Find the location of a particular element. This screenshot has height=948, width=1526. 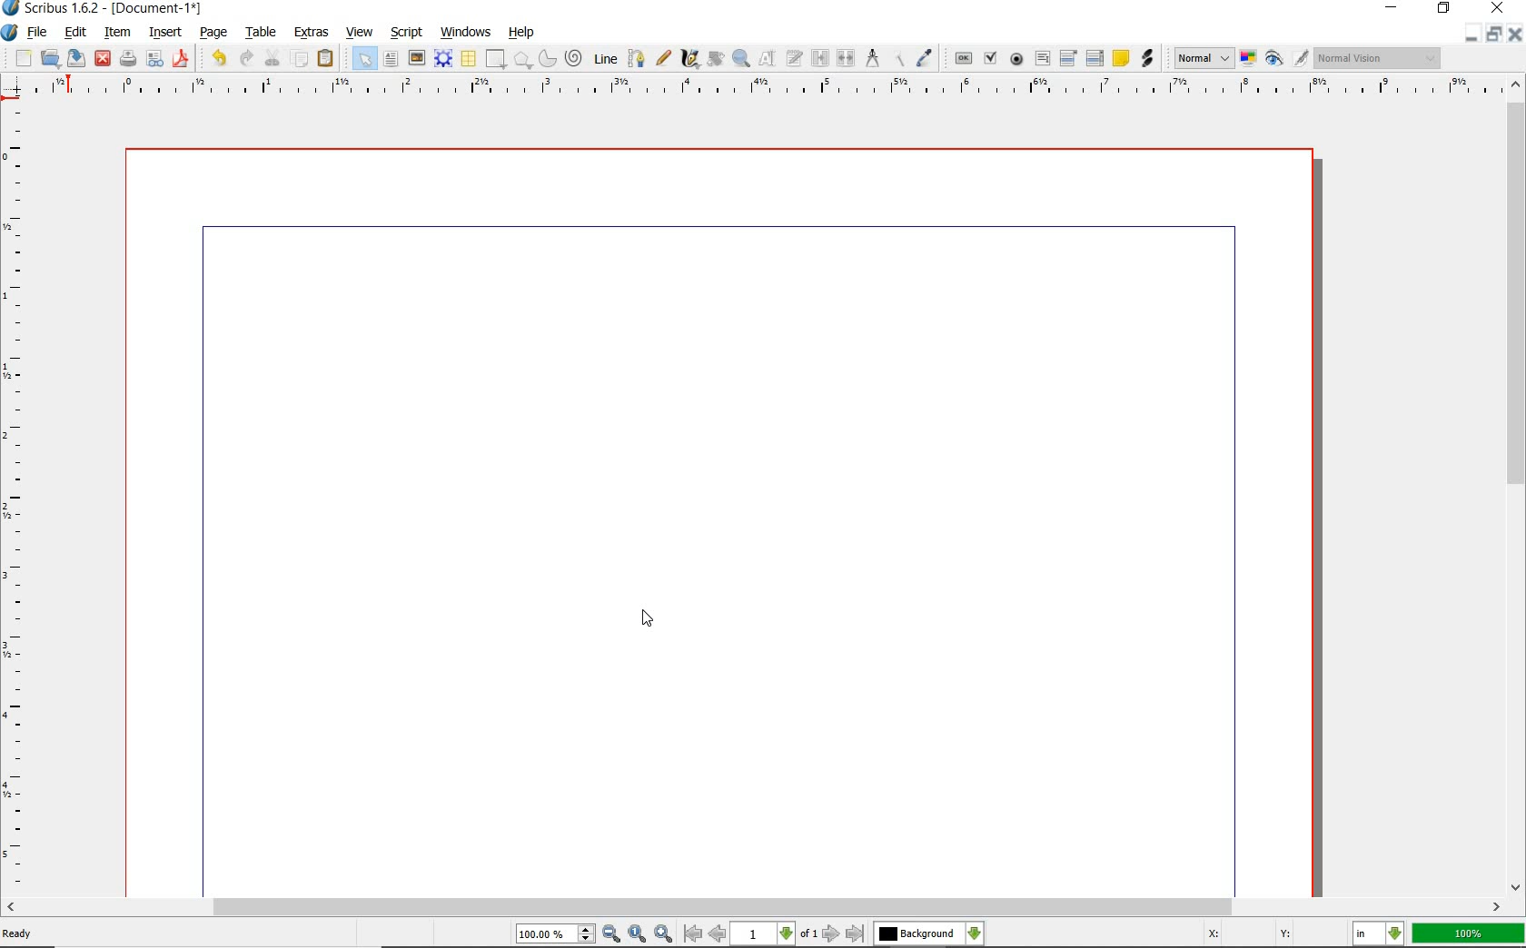

new is located at coordinates (23, 59).